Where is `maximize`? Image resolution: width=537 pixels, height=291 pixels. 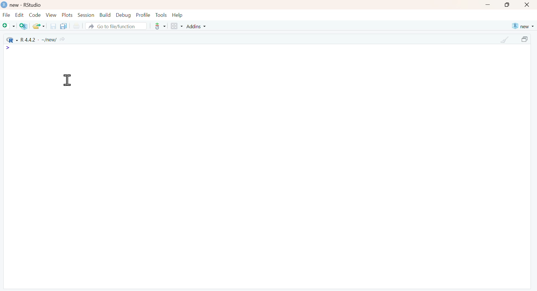
maximize is located at coordinates (526, 39).